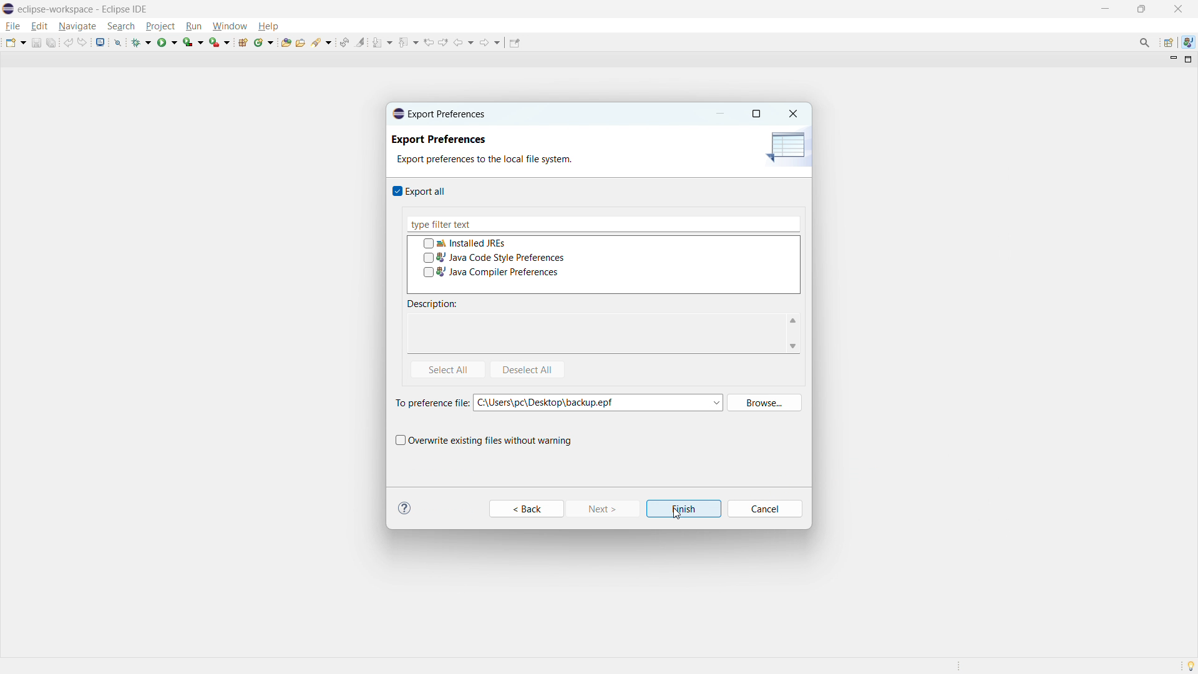 This screenshot has height=674, width=1198. What do you see at coordinates (484, 441) in the screenshot?
I see `overwrite existing files without warning` at bounding box center [484, 441].